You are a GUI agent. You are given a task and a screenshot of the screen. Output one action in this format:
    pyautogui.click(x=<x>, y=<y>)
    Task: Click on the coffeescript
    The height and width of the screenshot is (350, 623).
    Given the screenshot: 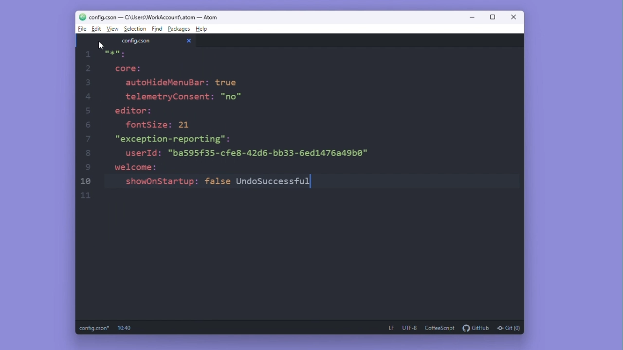 What is the action you would take?
    pyautogui.click(x=440, y=327)
    